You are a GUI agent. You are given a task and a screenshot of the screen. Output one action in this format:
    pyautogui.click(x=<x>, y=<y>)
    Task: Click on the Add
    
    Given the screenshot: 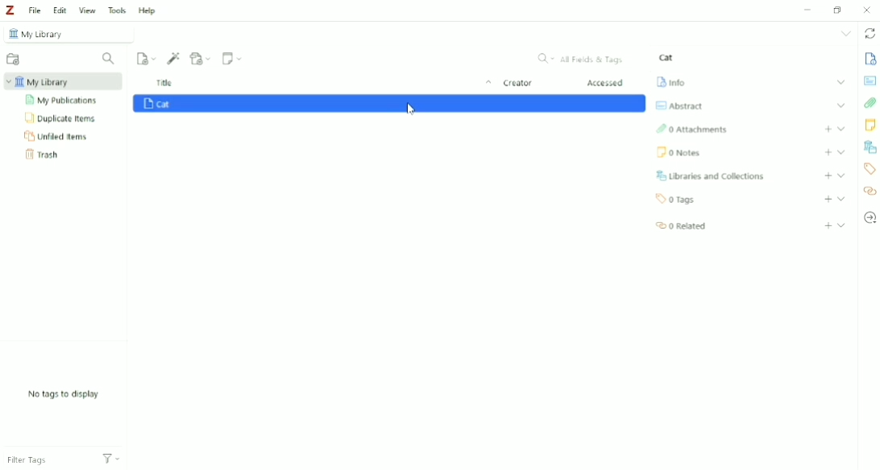 What is the action you would take?
    pyautogui.click(x=828, y=152)
    